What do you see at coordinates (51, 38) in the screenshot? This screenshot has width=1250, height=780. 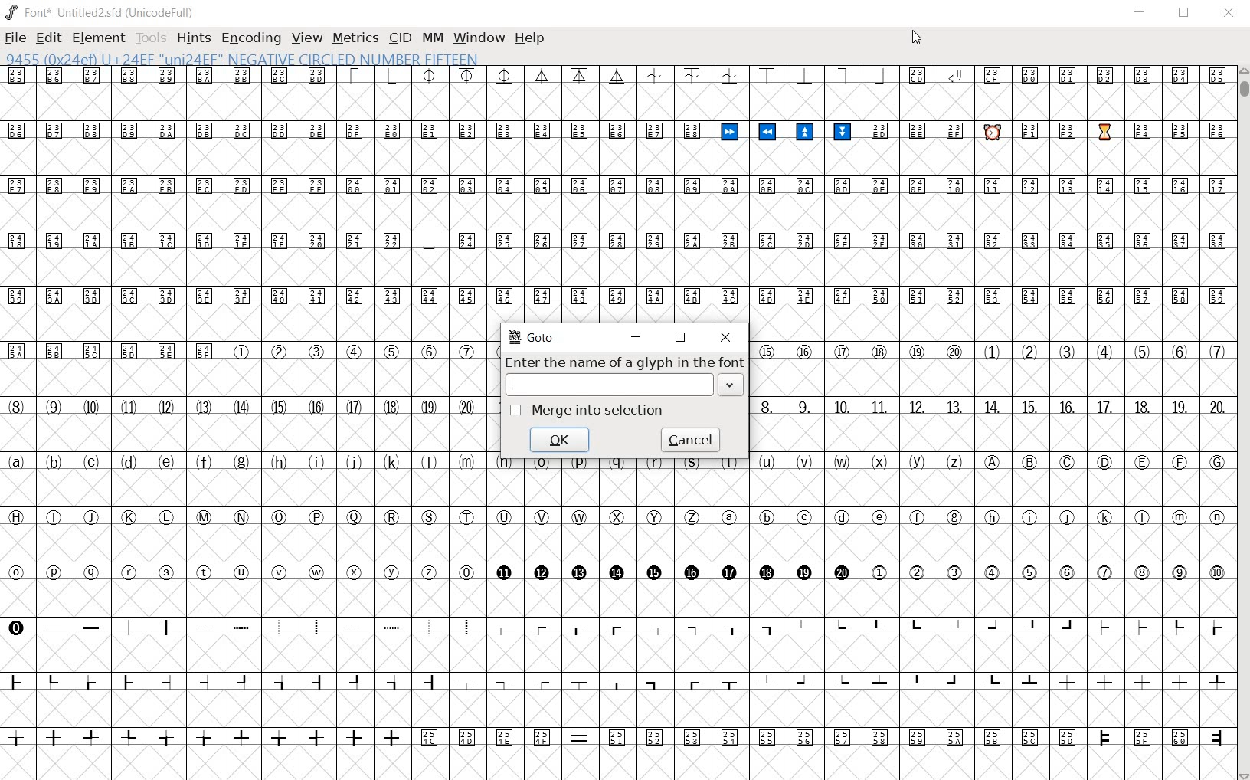 I see `EDIT` at bounding box center [51, 38].